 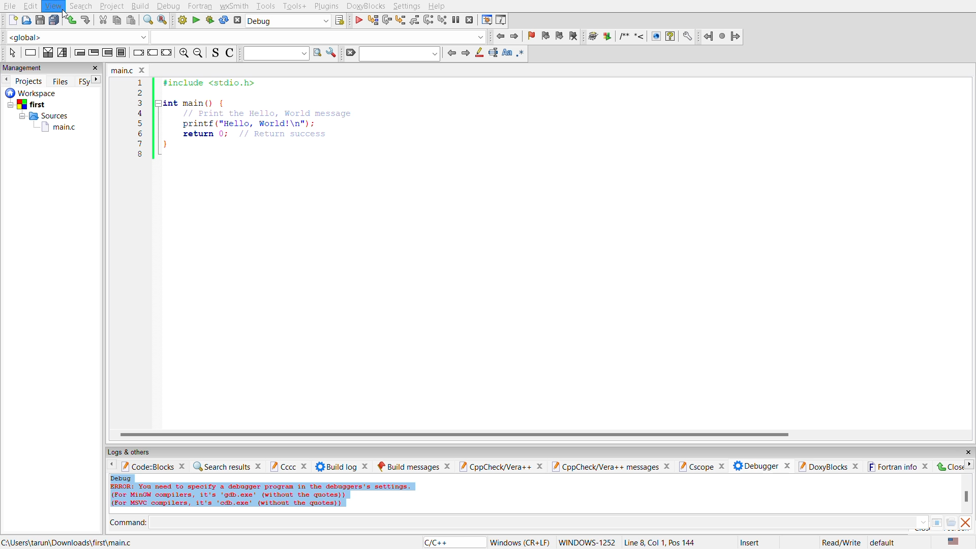 I want to click on line number, so click(x=138, y=118).